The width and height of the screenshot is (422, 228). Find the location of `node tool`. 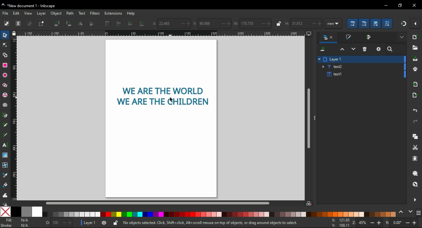

node tool is located at coordinates (6, 45).